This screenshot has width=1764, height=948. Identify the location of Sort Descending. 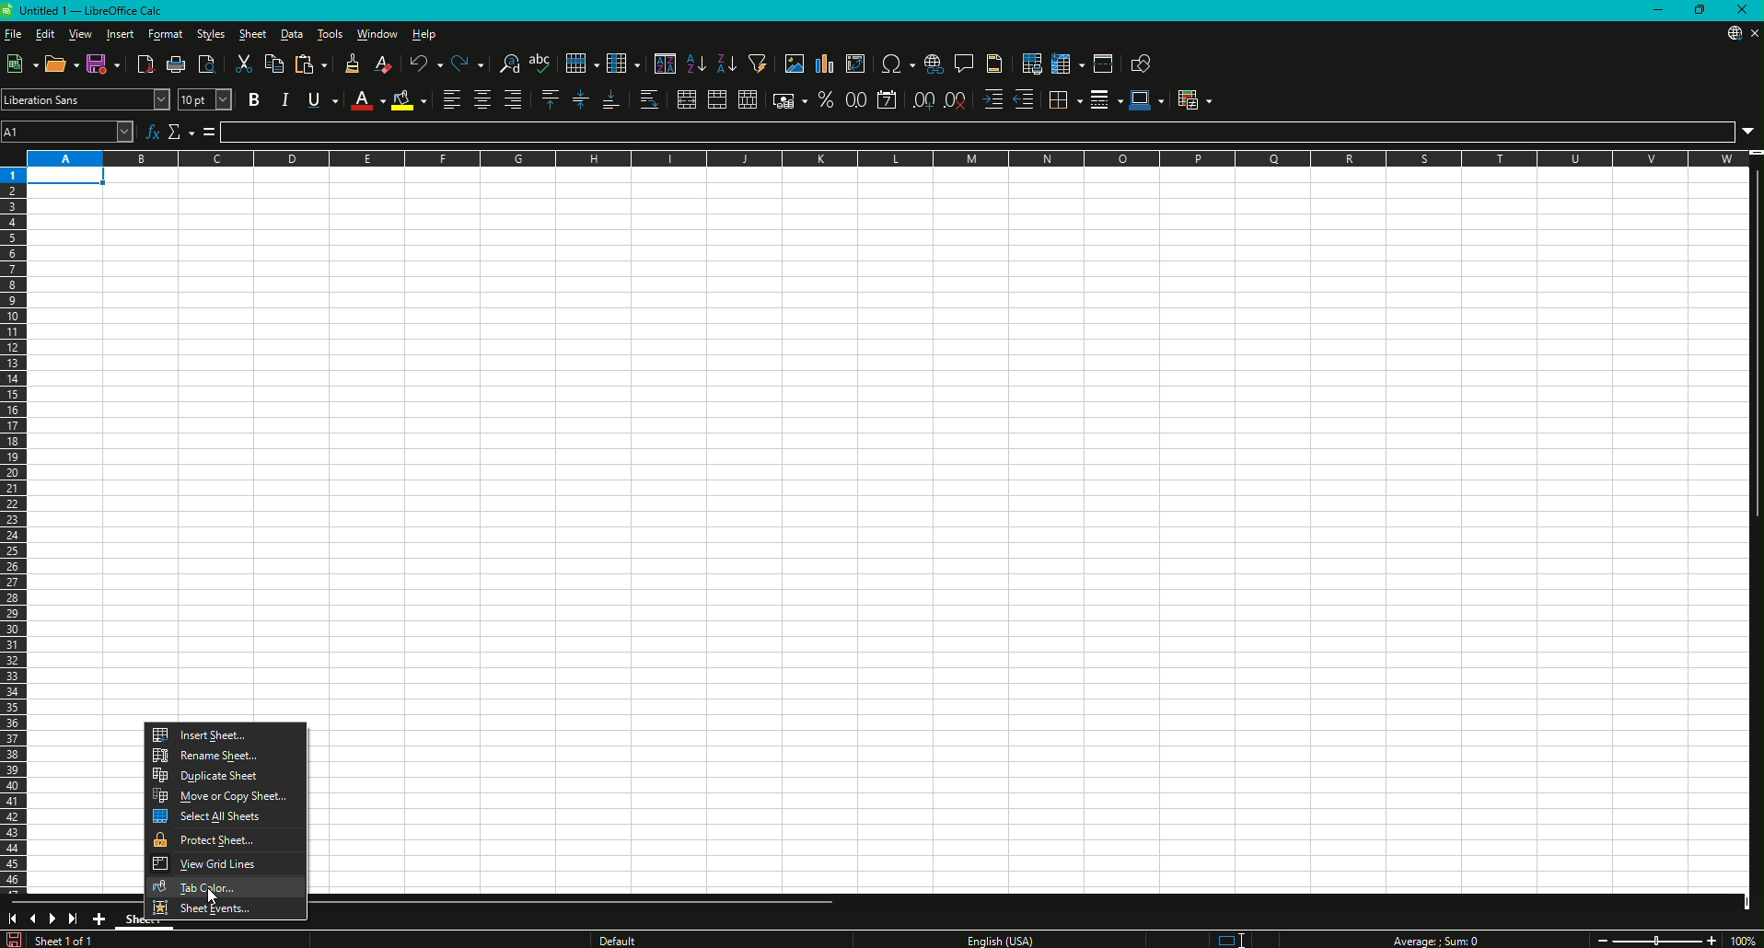
(728, 64).